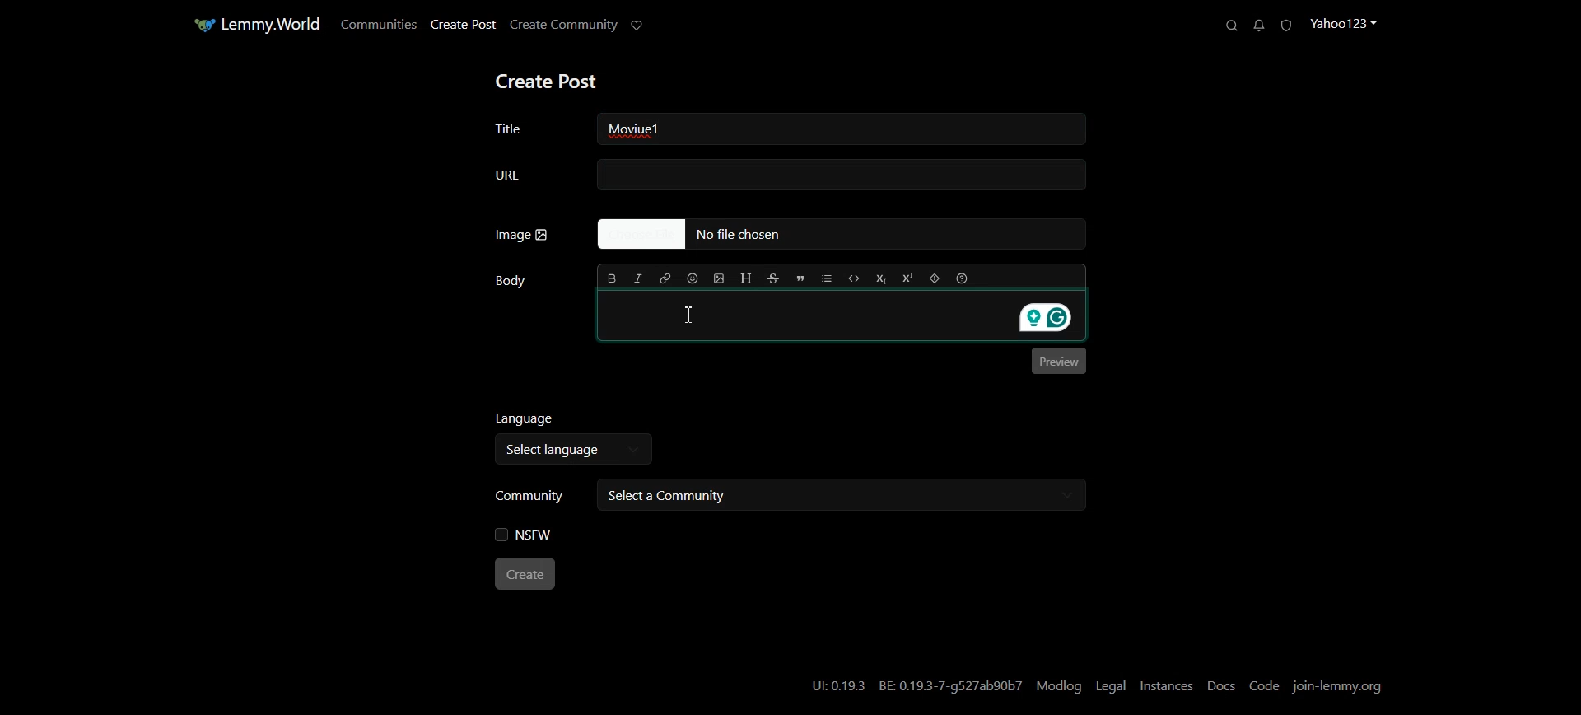 This screenshot has width=1581, height=715. What do you see at coordinates (826, 278) in the screenshot?
I see `List` at bounding box center [826, 278].